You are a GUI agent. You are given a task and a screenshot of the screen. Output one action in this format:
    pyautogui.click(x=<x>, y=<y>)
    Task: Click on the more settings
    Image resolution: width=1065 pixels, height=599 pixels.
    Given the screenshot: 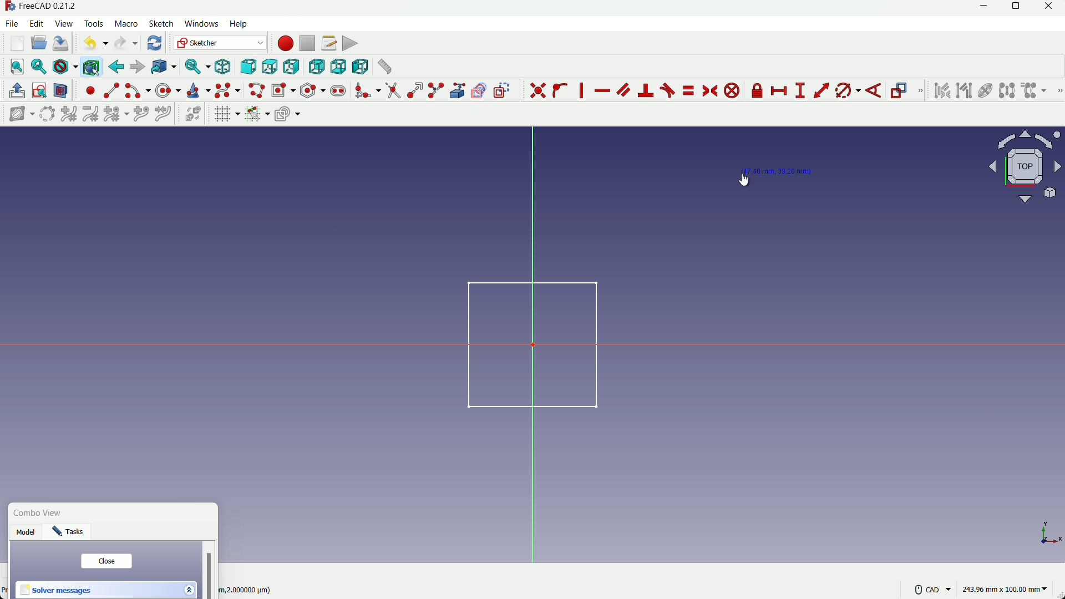 What is the action you would take?
    pyautogui.click(x=933, y=590)
    